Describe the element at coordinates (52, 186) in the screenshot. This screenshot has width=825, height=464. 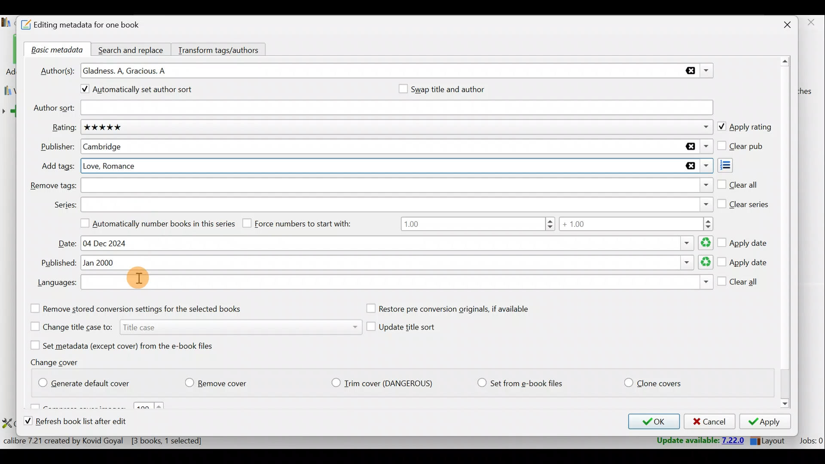
I see `Remove tags:` at that location.